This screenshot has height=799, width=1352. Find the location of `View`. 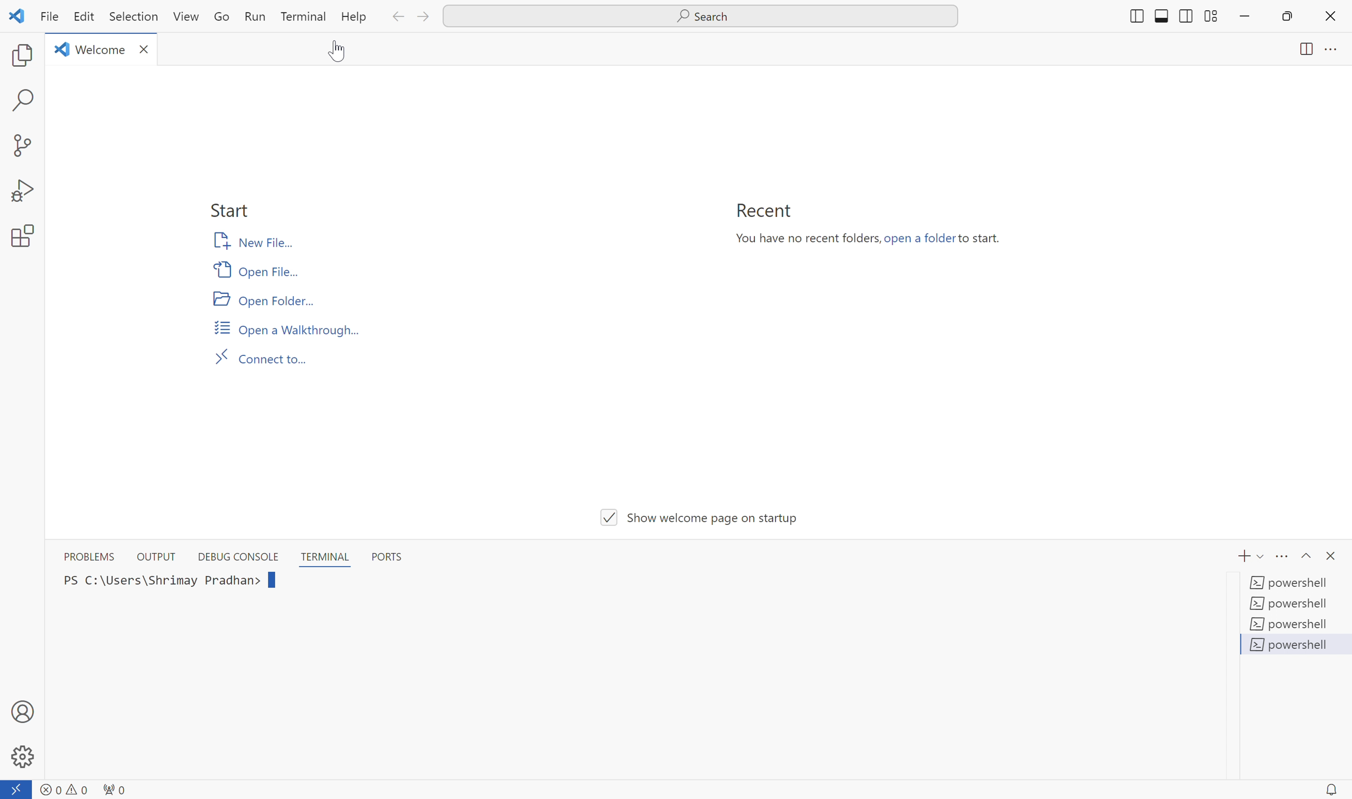

View is located at coordinates (187, 16).